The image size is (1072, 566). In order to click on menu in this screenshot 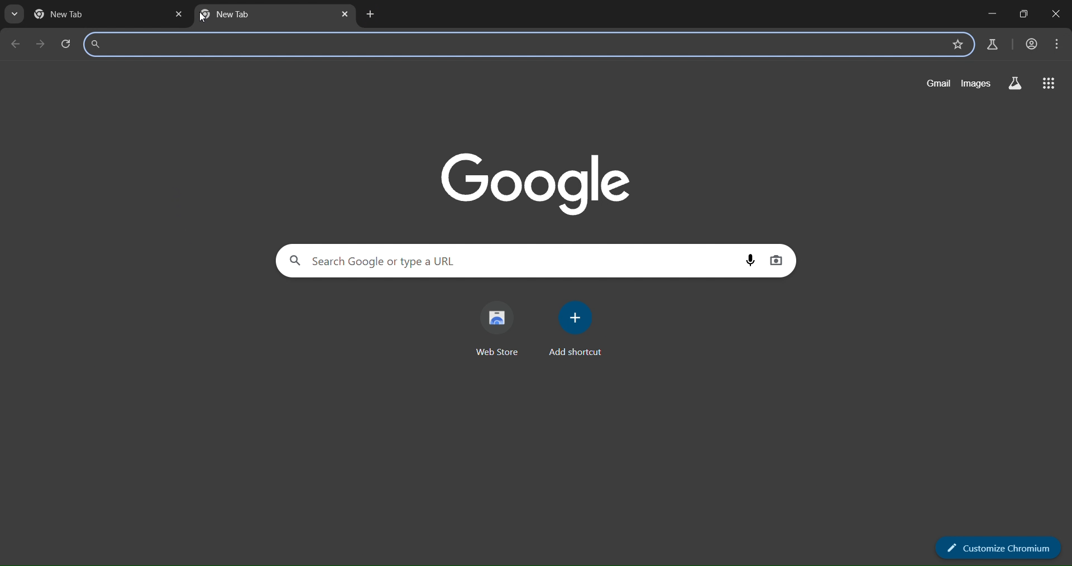, I will do `click(1056, 44)`.